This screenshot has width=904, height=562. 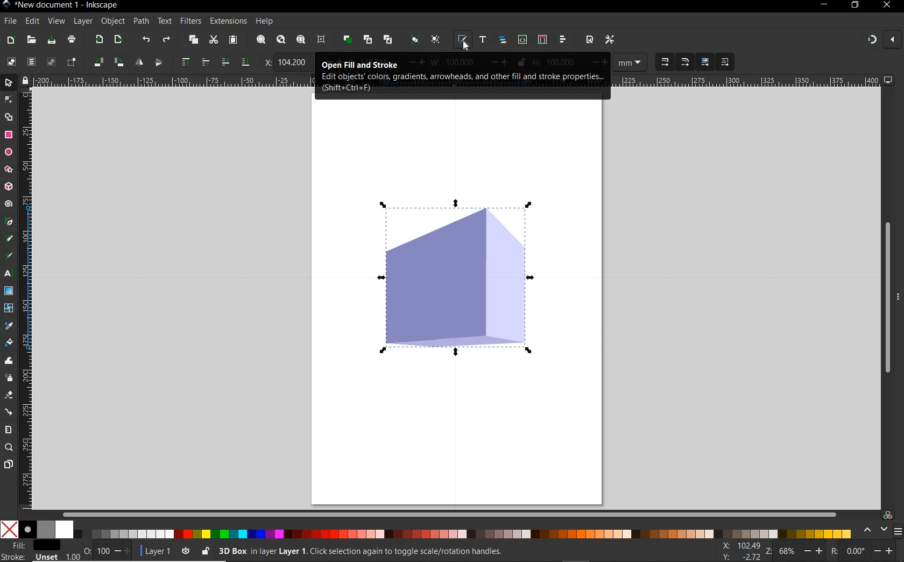 I want to click on PATH, so click(x=142, y=22).